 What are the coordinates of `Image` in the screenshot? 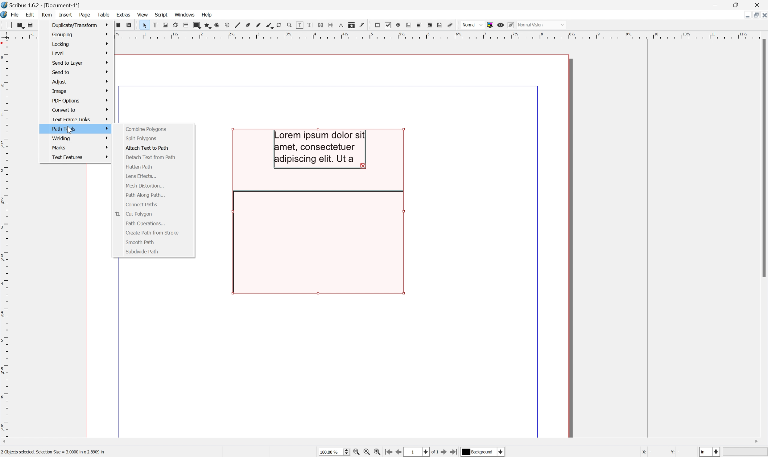 It's located at (80, 91).